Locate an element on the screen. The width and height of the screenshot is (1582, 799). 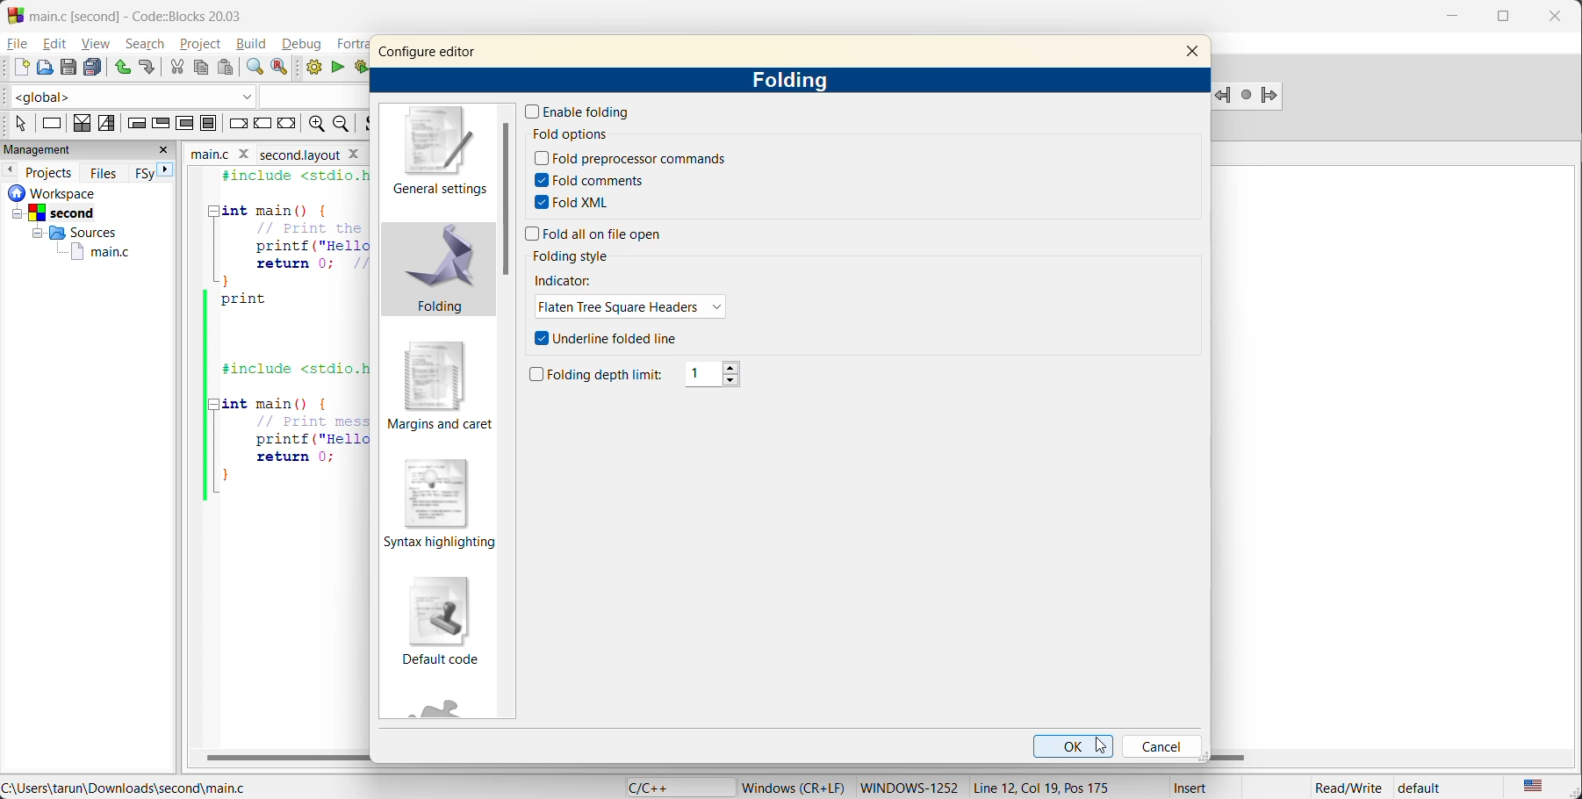
fold comments is located at coordinates (592, 180).